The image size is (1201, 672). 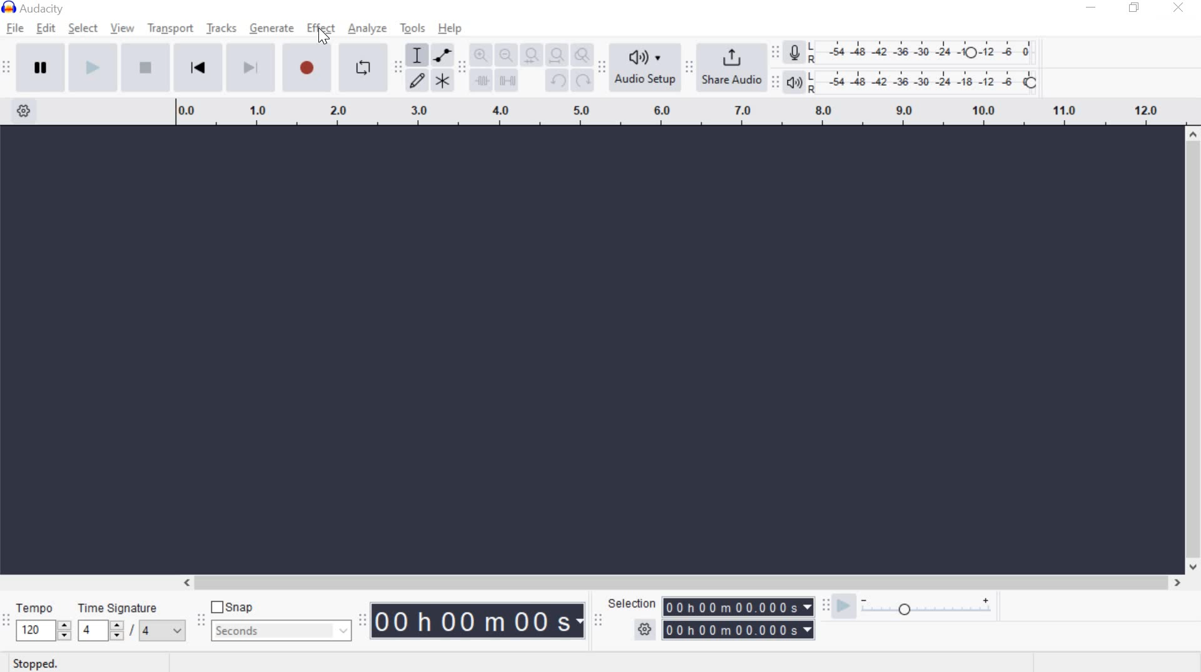 I want to click on analyze, so click(x=368, y=28).